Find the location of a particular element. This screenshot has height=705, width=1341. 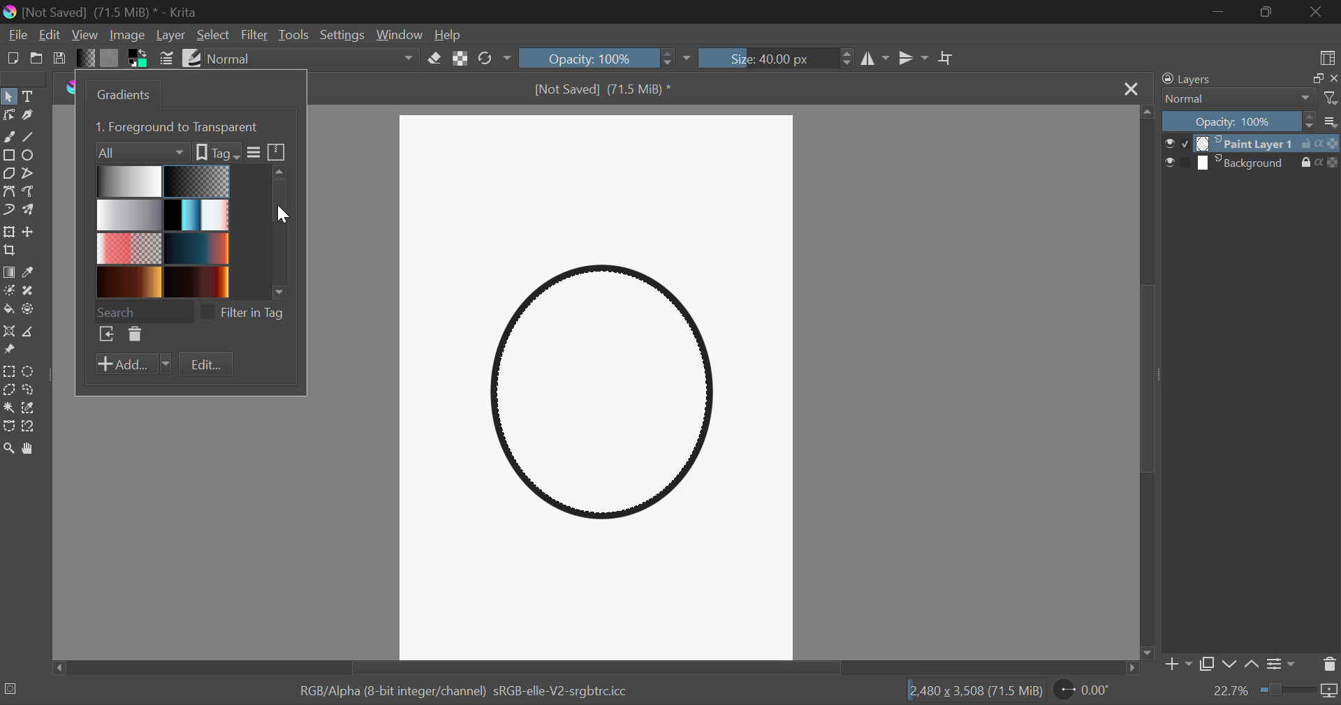

Assistant Tool is located at coordinates (9, 330).